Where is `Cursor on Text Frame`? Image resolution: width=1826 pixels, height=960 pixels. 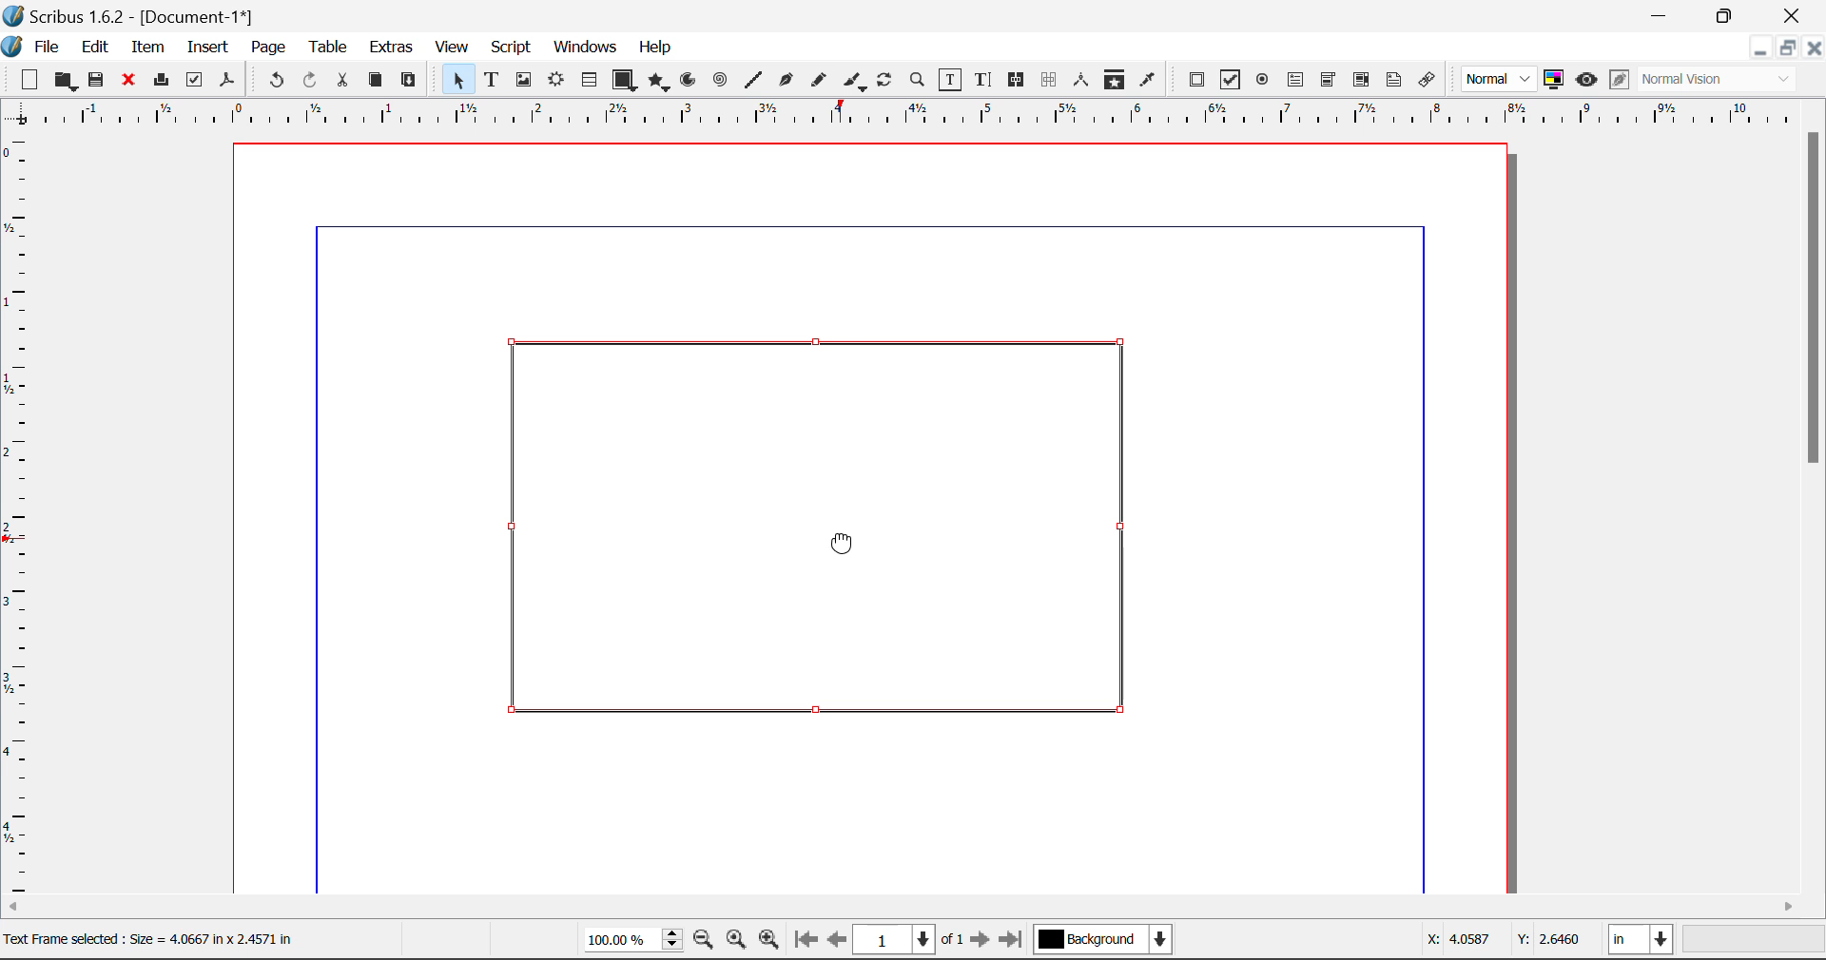 Cursor on Text Frame is located at coordinates (837, 547).